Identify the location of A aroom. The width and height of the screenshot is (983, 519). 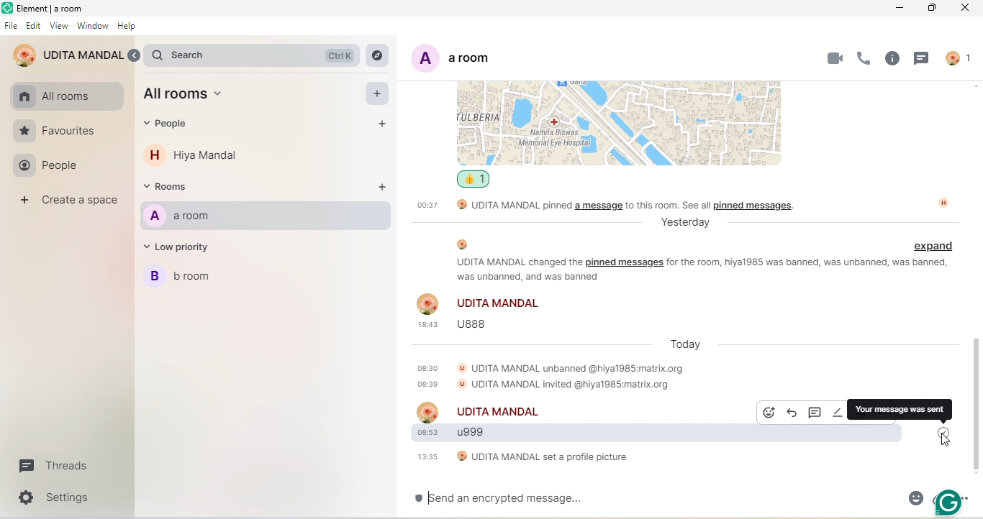
(187, 217).